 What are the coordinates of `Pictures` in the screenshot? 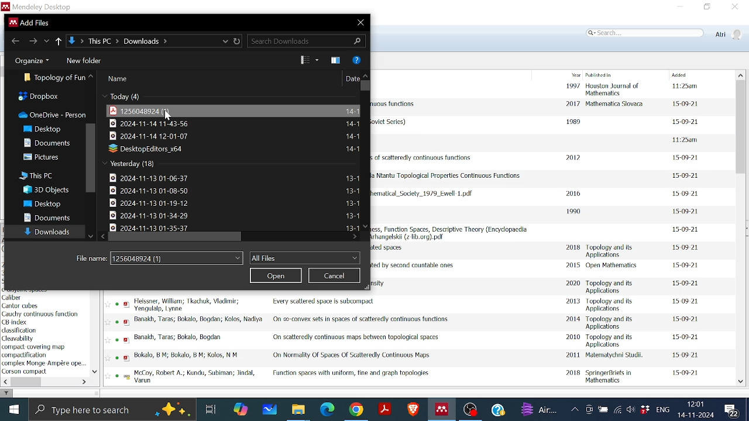 It's located at (40, 157).